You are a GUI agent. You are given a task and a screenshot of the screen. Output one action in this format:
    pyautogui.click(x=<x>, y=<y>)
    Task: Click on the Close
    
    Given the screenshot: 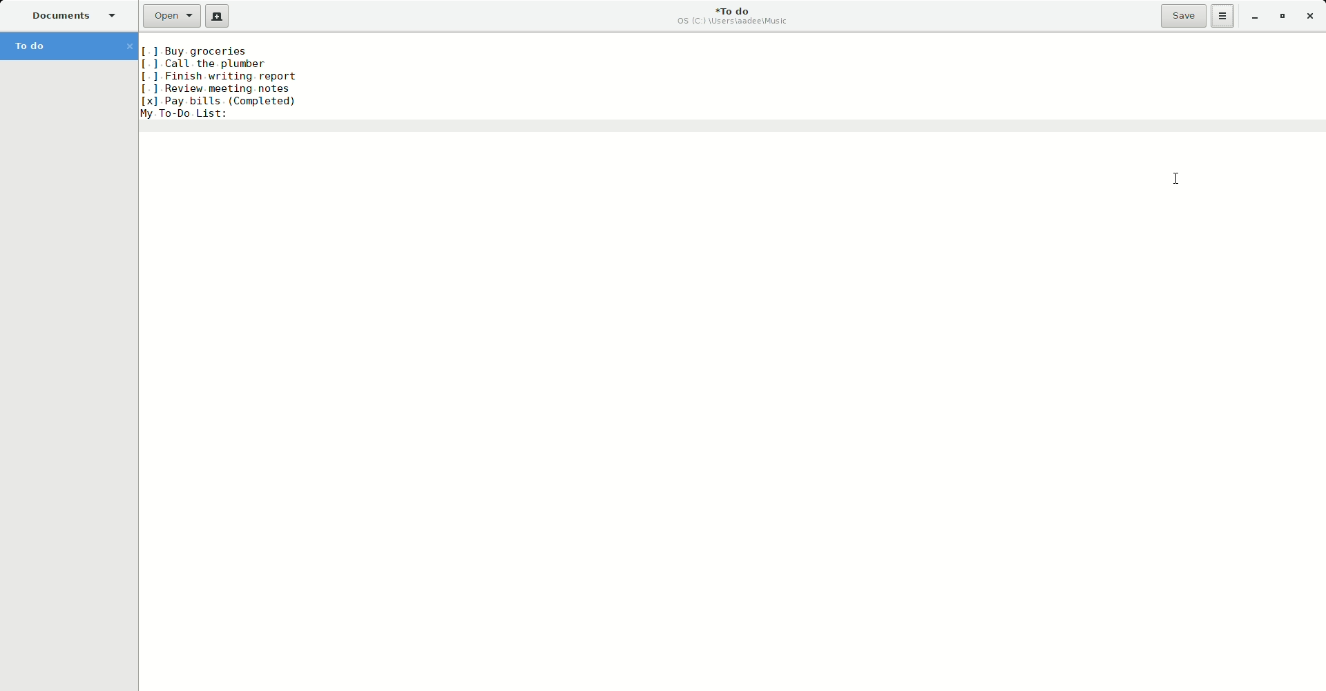 What is the action you would take?
    pyautogui.click(x=1310, y=17)
    